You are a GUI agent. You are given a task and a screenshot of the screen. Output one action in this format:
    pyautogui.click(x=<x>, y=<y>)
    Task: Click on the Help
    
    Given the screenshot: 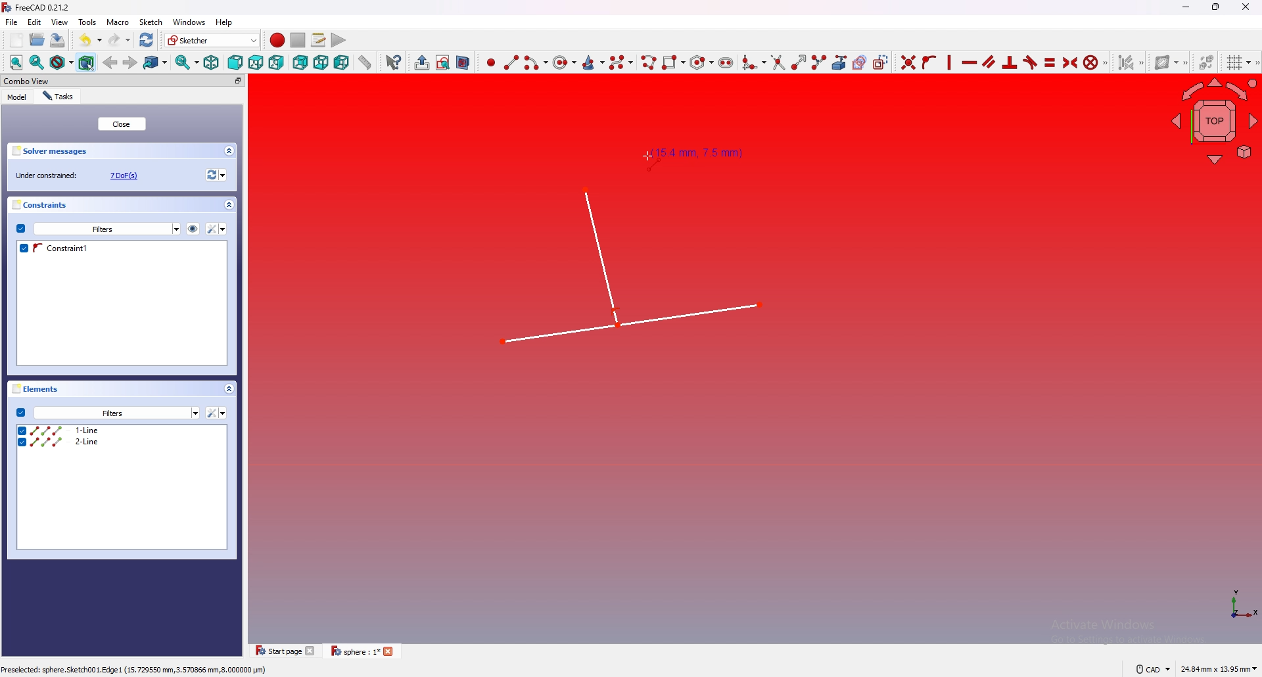 What is the action you would take?
    pyautogui.click(x=225, y=22)
    